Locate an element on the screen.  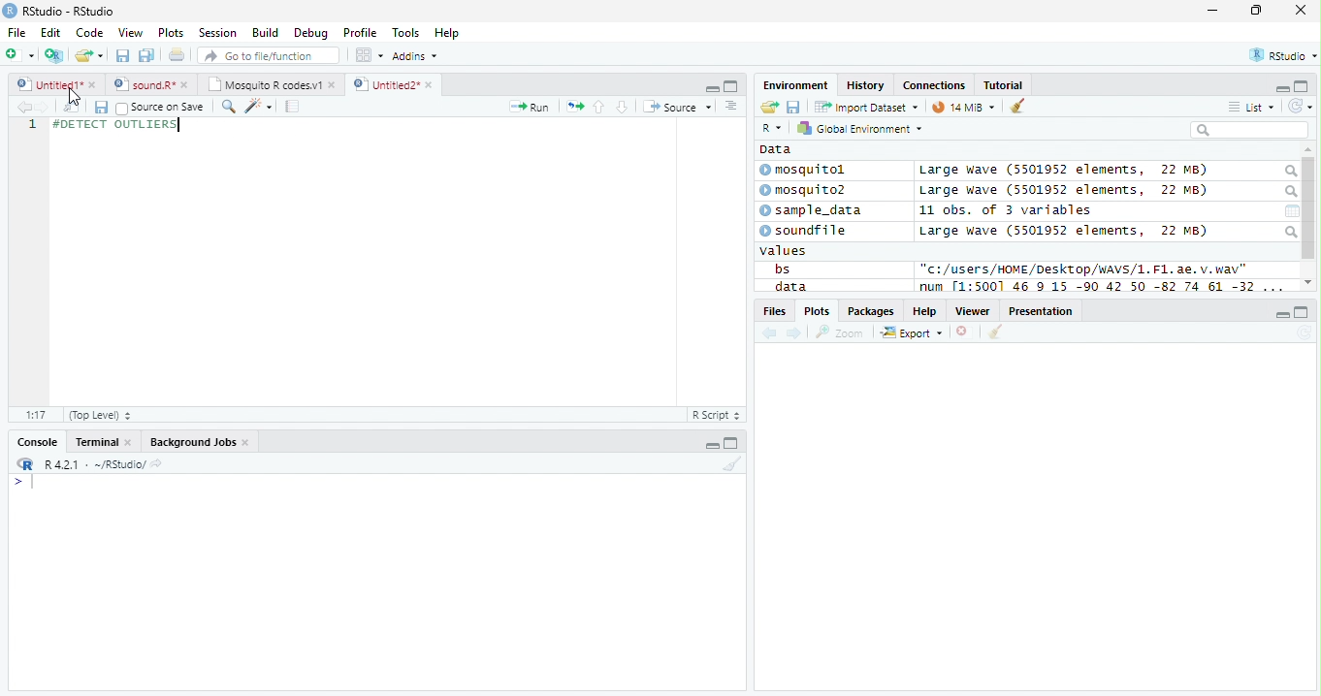
Tutorial is located at coordinates (1004, 86).